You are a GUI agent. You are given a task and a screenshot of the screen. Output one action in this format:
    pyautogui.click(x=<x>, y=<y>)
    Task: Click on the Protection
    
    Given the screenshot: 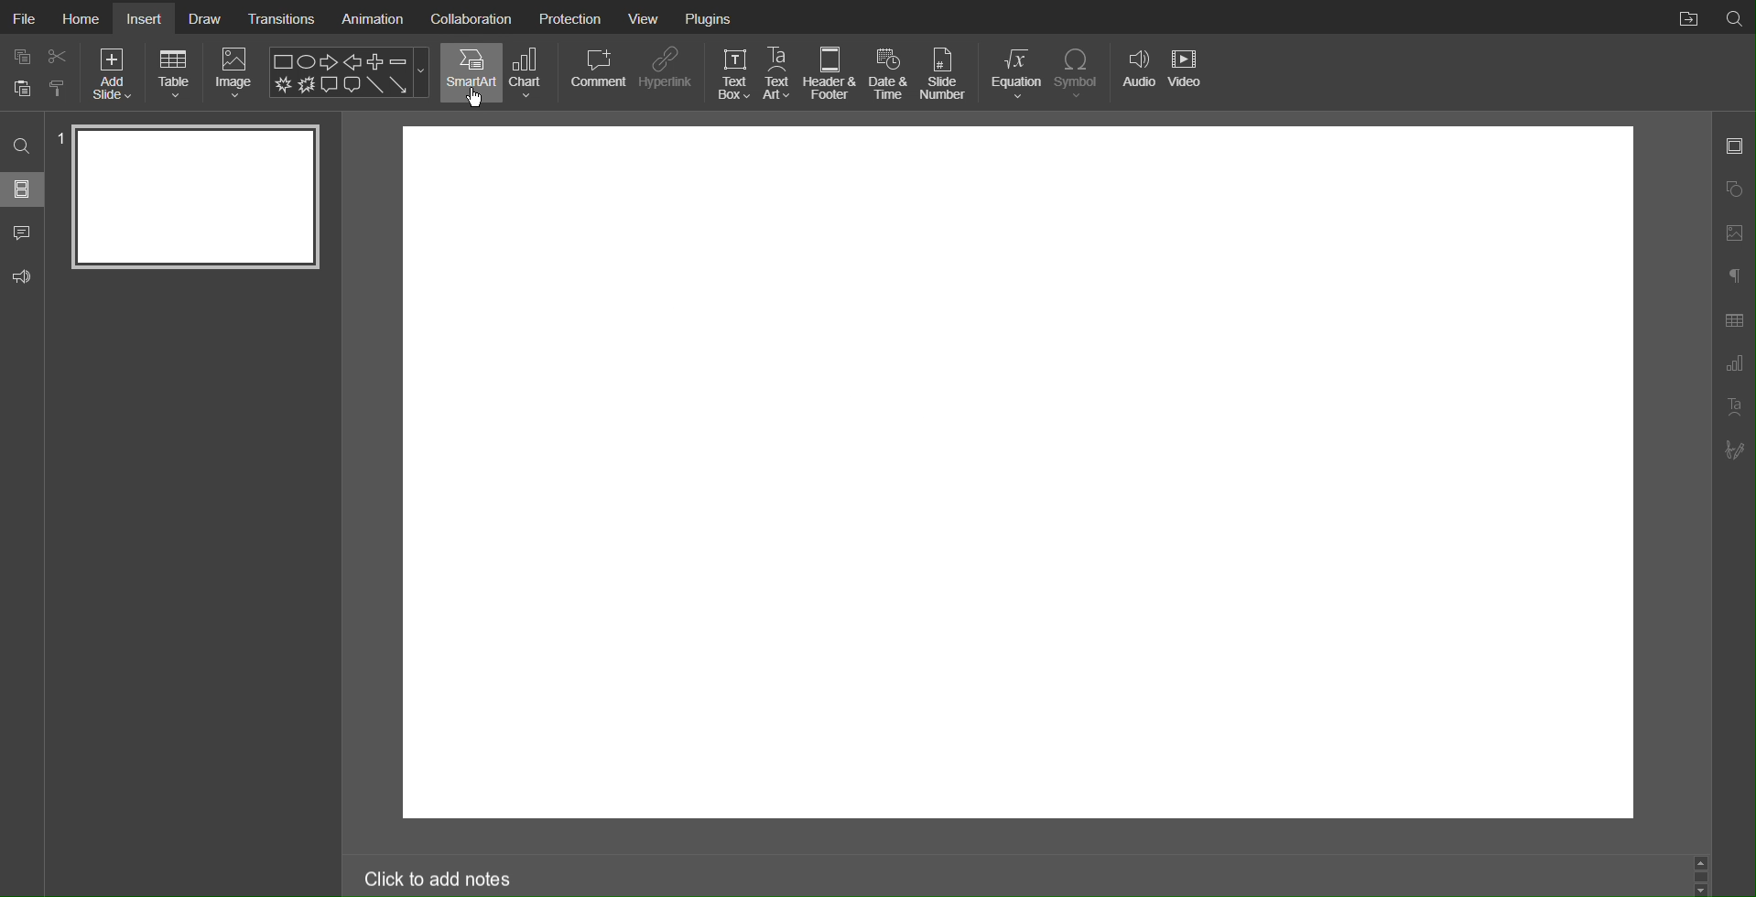 What is the action you would take?
    pyautogui.click(x=573, y=20)
    